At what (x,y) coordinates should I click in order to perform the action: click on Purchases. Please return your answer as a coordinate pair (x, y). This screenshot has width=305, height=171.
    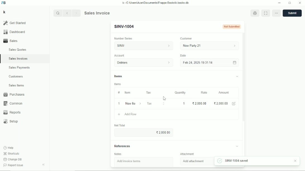
    Looking at the image, I should click on (14, 94).